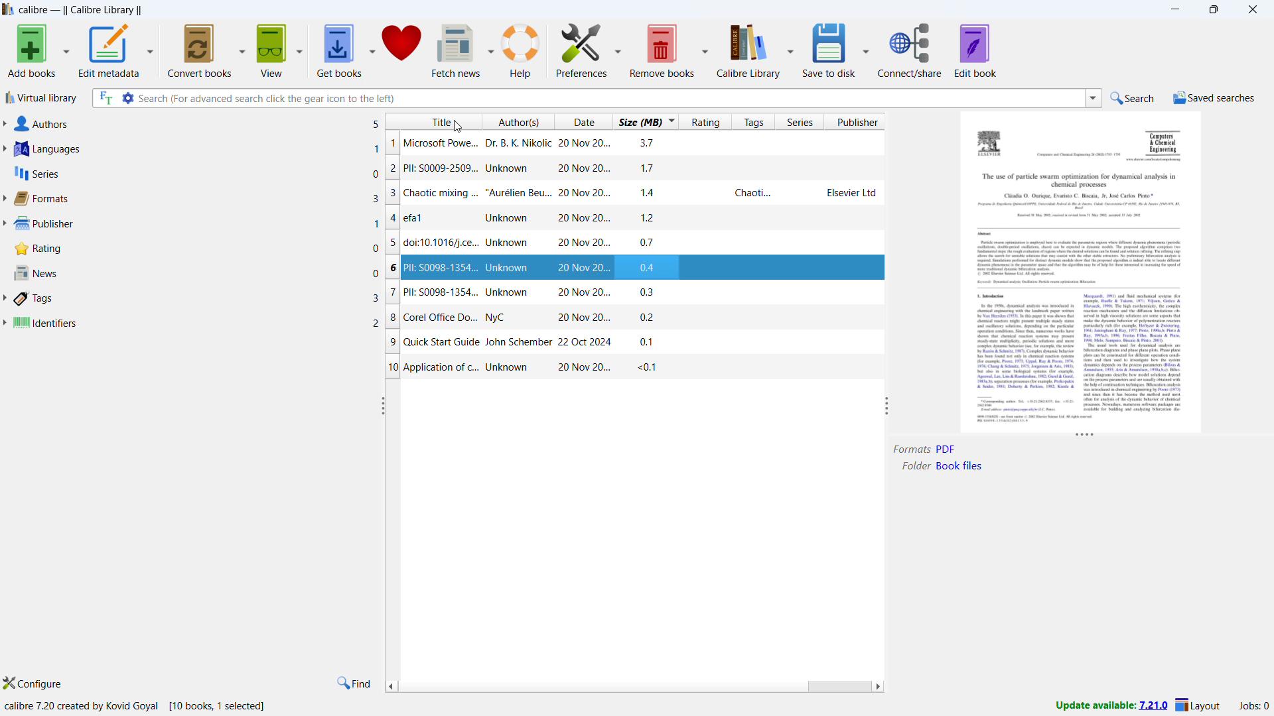 The height and width of the screenshot is (716, 1274). What do you see at coordinates (912, 450) in the screenshot?
I see `Formats` at bounding box center [912, 450].